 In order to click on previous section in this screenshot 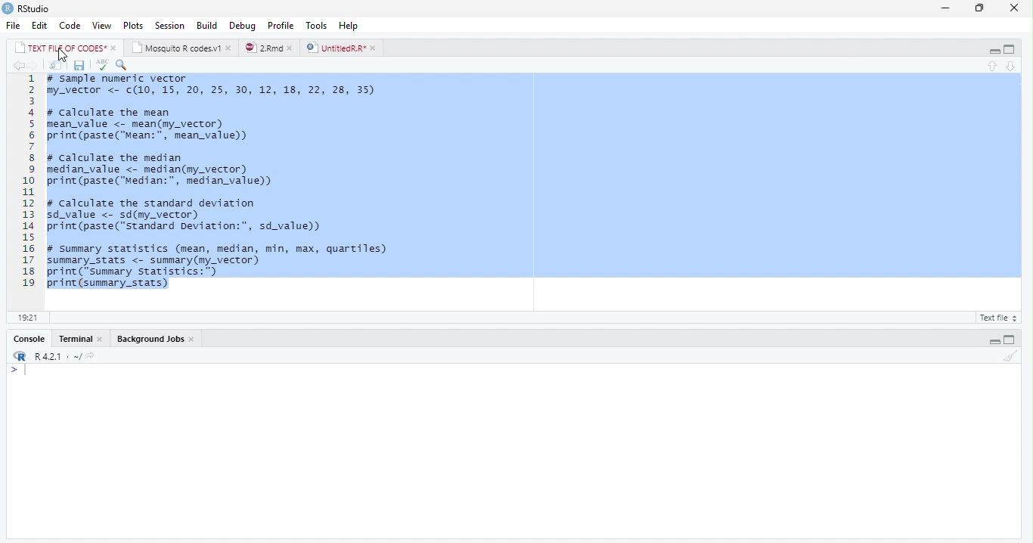, I will do `click(994, 67)`.